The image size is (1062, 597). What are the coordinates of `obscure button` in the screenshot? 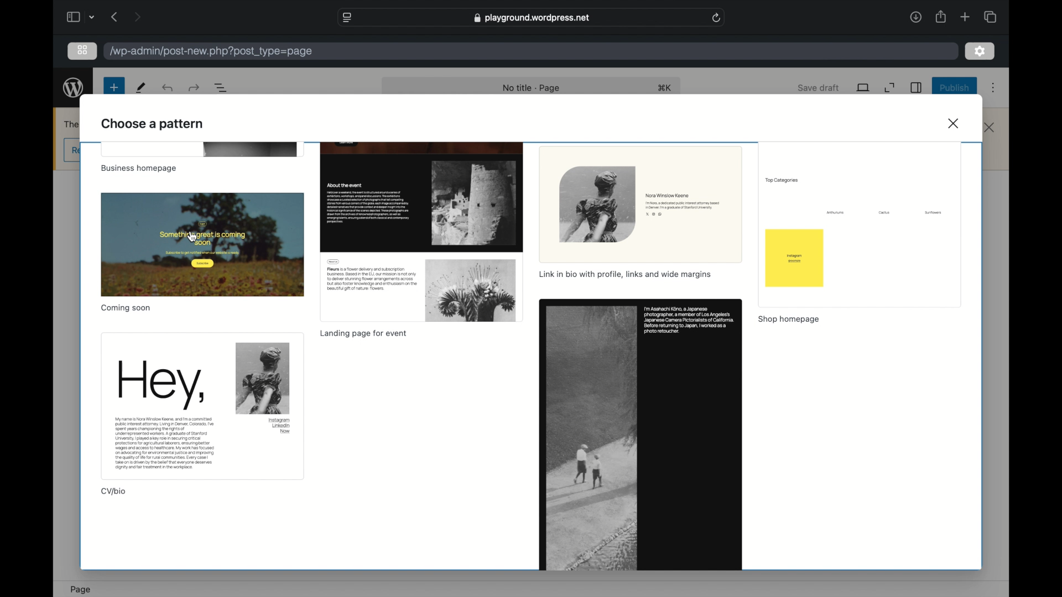 It's located at (70, 150).